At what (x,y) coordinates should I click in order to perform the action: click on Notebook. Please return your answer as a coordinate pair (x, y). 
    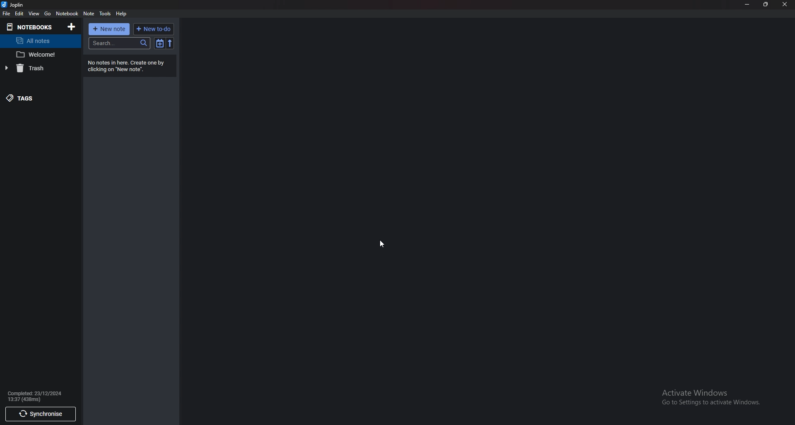
    Looking at the image, I should click on (67, 14).